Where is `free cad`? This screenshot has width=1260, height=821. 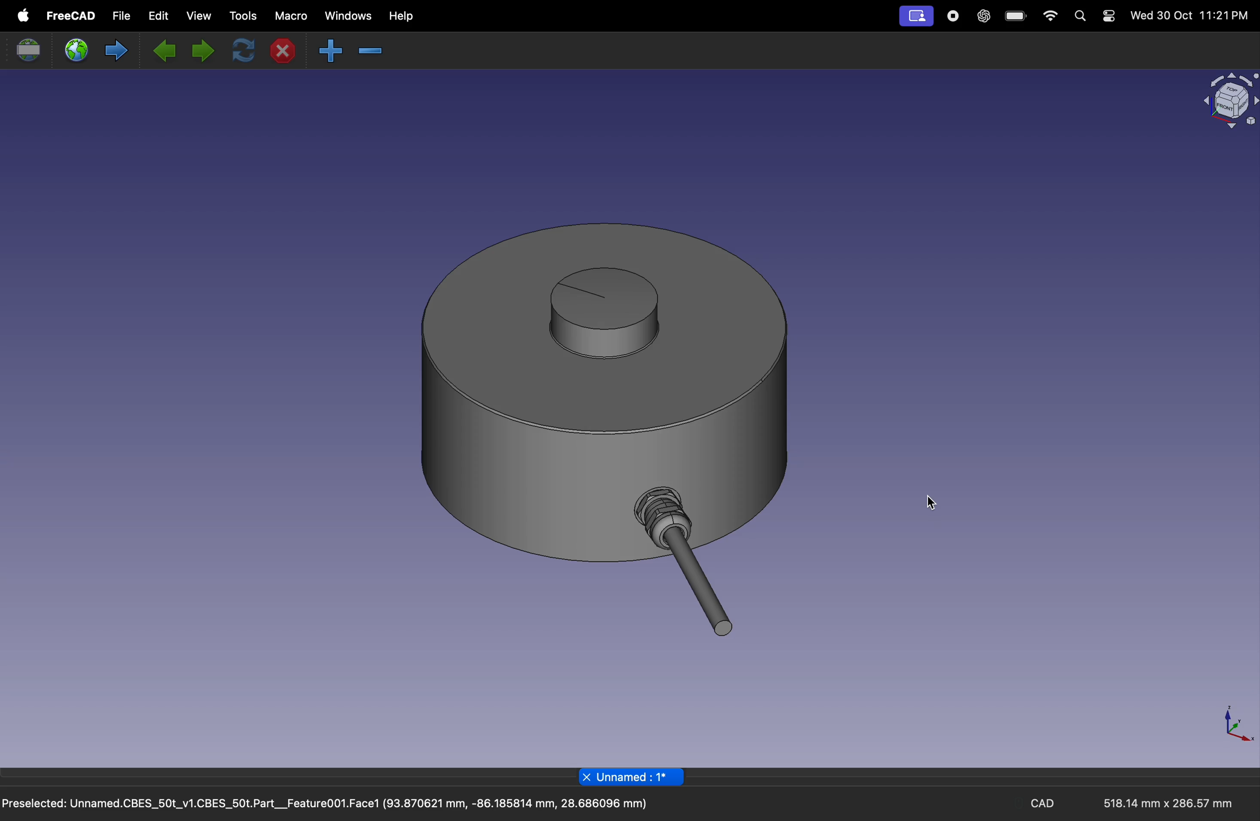 free cad is located at coordinates (69, 16).